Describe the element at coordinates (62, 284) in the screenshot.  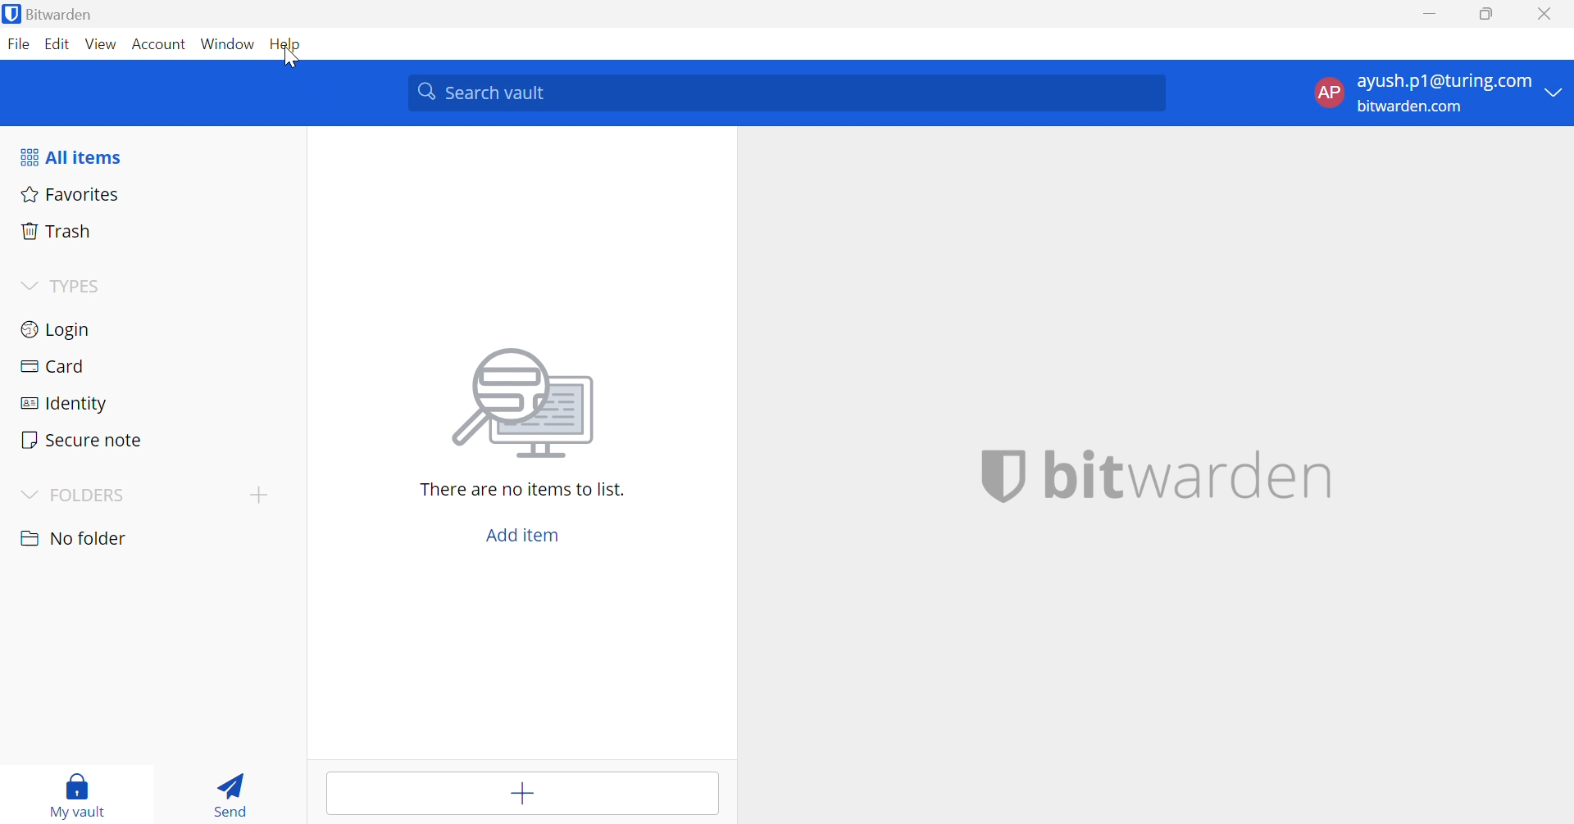
I see `TYPES` at that location.